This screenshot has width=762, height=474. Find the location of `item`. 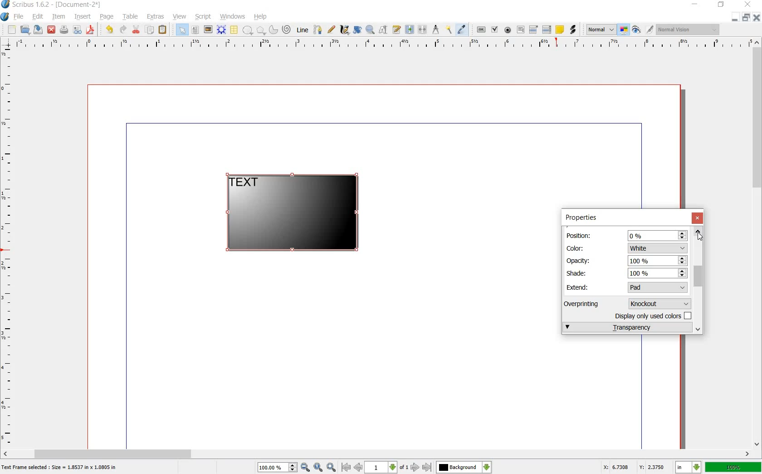

item is located at coordinates (58, 18).